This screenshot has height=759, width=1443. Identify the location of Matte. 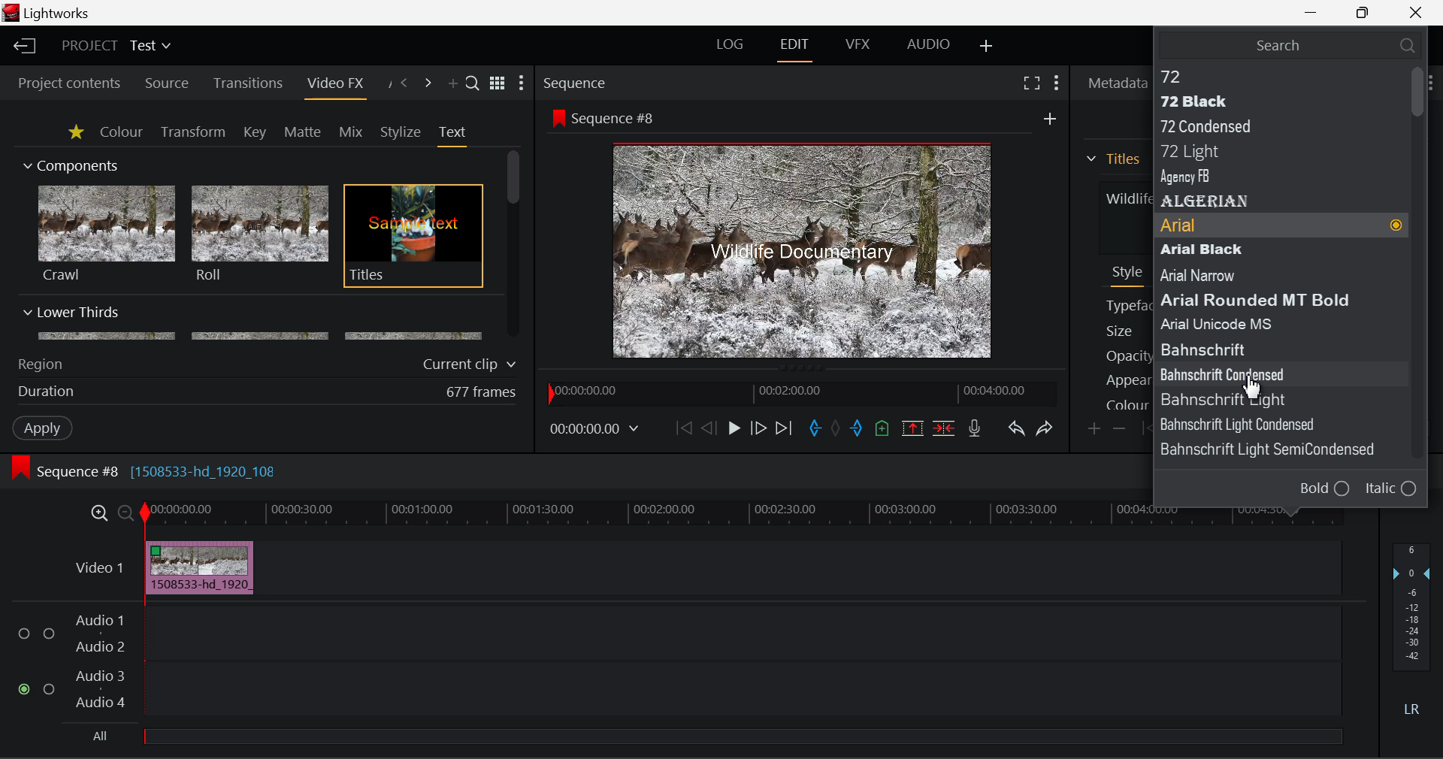
(301, 132).